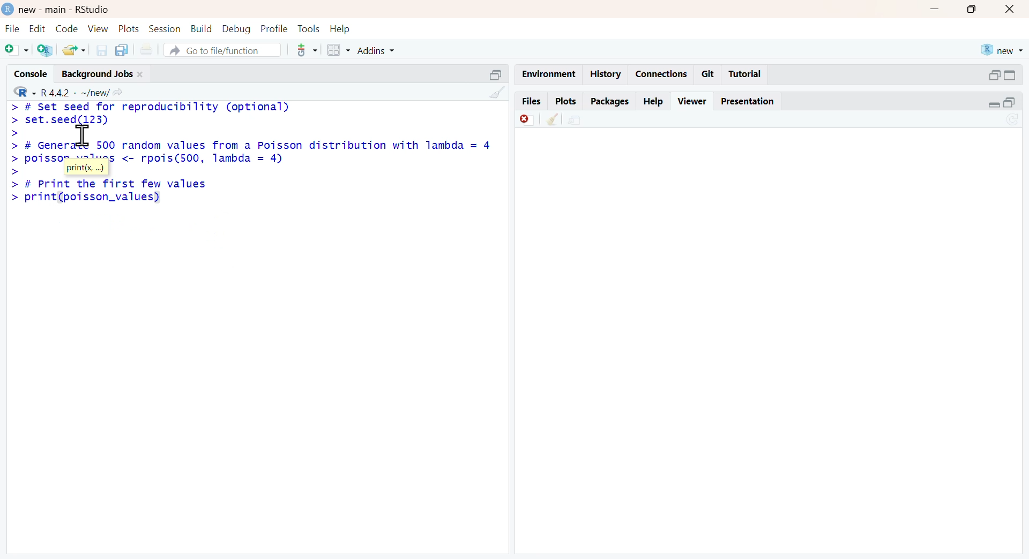 Image resolution: width=1029 pixels, height=559 pixels. What do you see at coordinates (549, 74) in the screenshot?
I see `enviornment` at bounding box center [549, 74].